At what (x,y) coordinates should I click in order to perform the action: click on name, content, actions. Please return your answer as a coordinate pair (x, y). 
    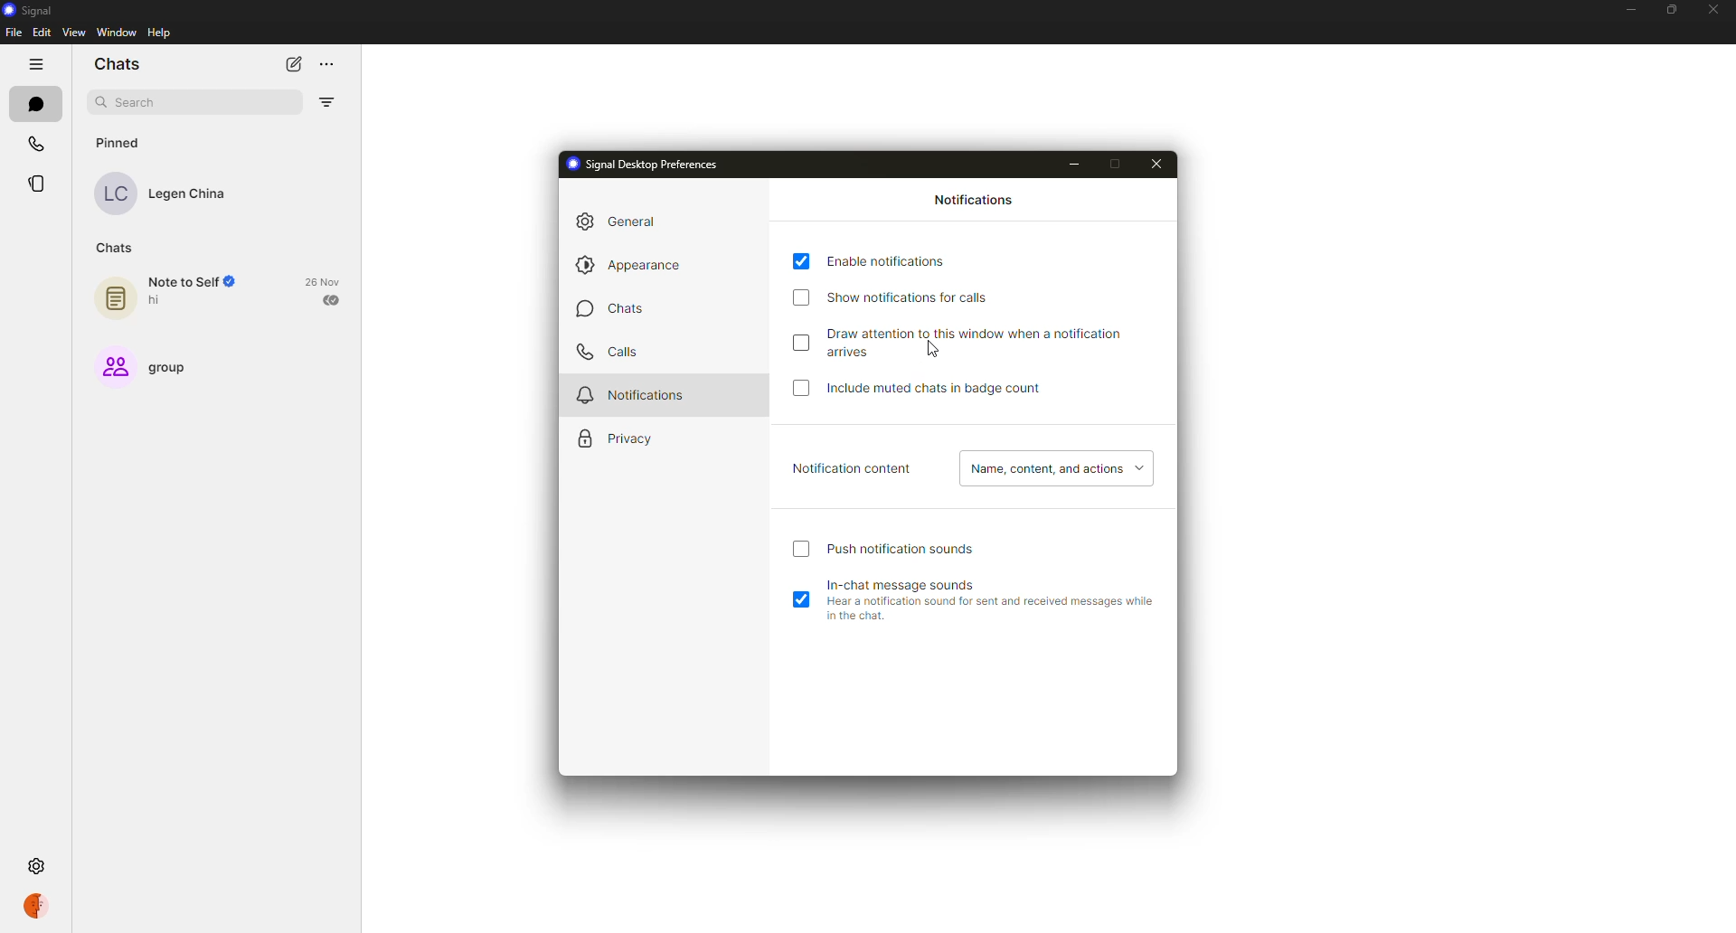
    Looking at the image, I should click on (1048, 467).